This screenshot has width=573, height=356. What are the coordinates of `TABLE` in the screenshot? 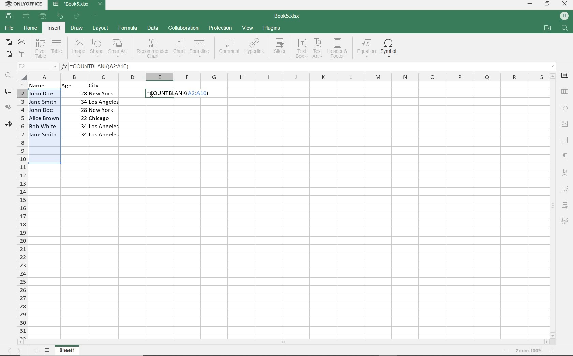 It's located at (57, 48).